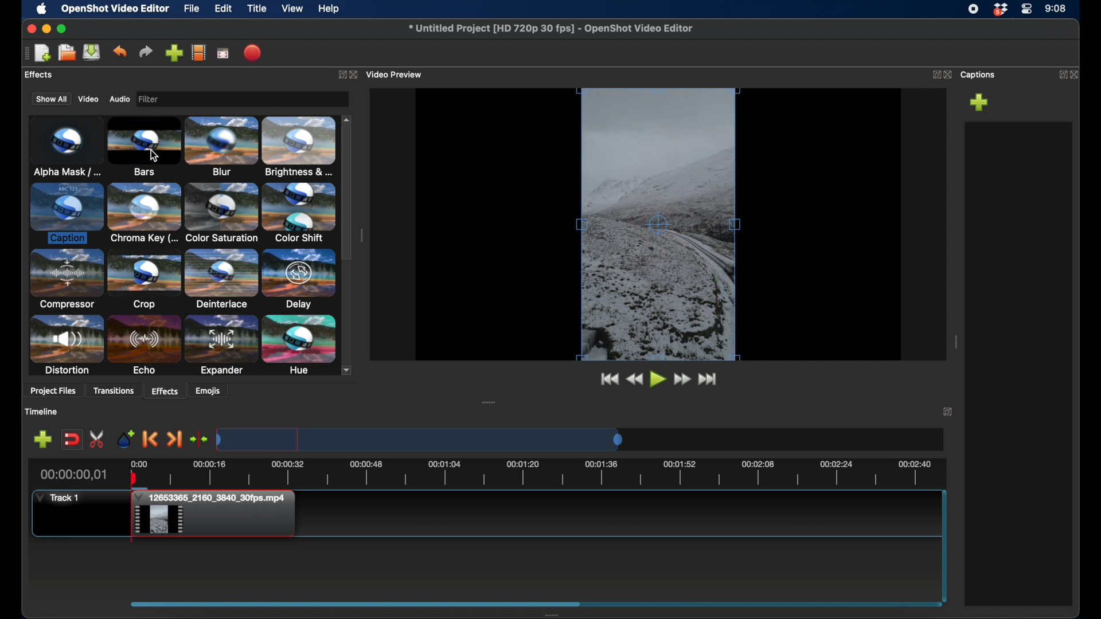 The image size is (1101, 619). What do you see at coordinates (144, 148) in the screenshot?
I see `bars` at bounding box center [144, 148].